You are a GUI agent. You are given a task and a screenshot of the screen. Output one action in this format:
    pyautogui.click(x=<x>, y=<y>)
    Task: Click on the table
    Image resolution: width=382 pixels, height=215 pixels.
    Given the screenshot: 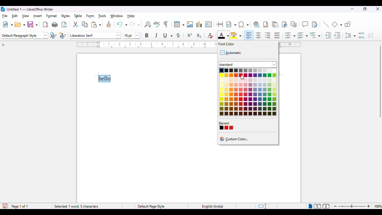 What is the action you would take?
    pyautogui.click(x=78, y=16)
    